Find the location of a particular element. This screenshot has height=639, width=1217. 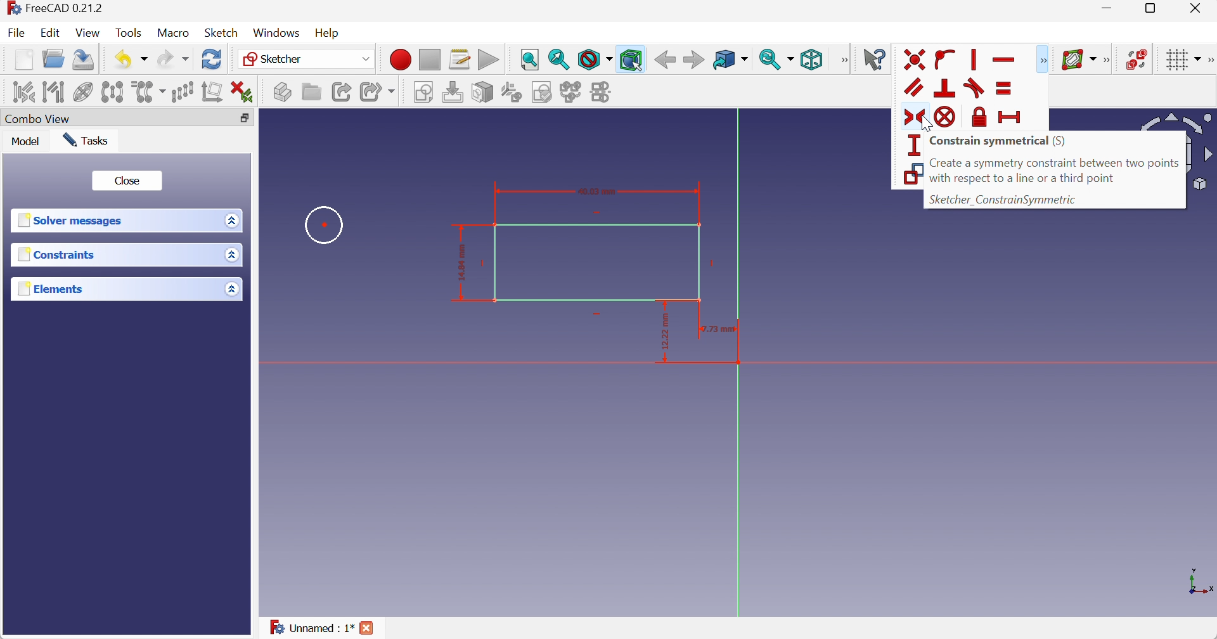

Toggle grid is located at coordinates (1185, 60).